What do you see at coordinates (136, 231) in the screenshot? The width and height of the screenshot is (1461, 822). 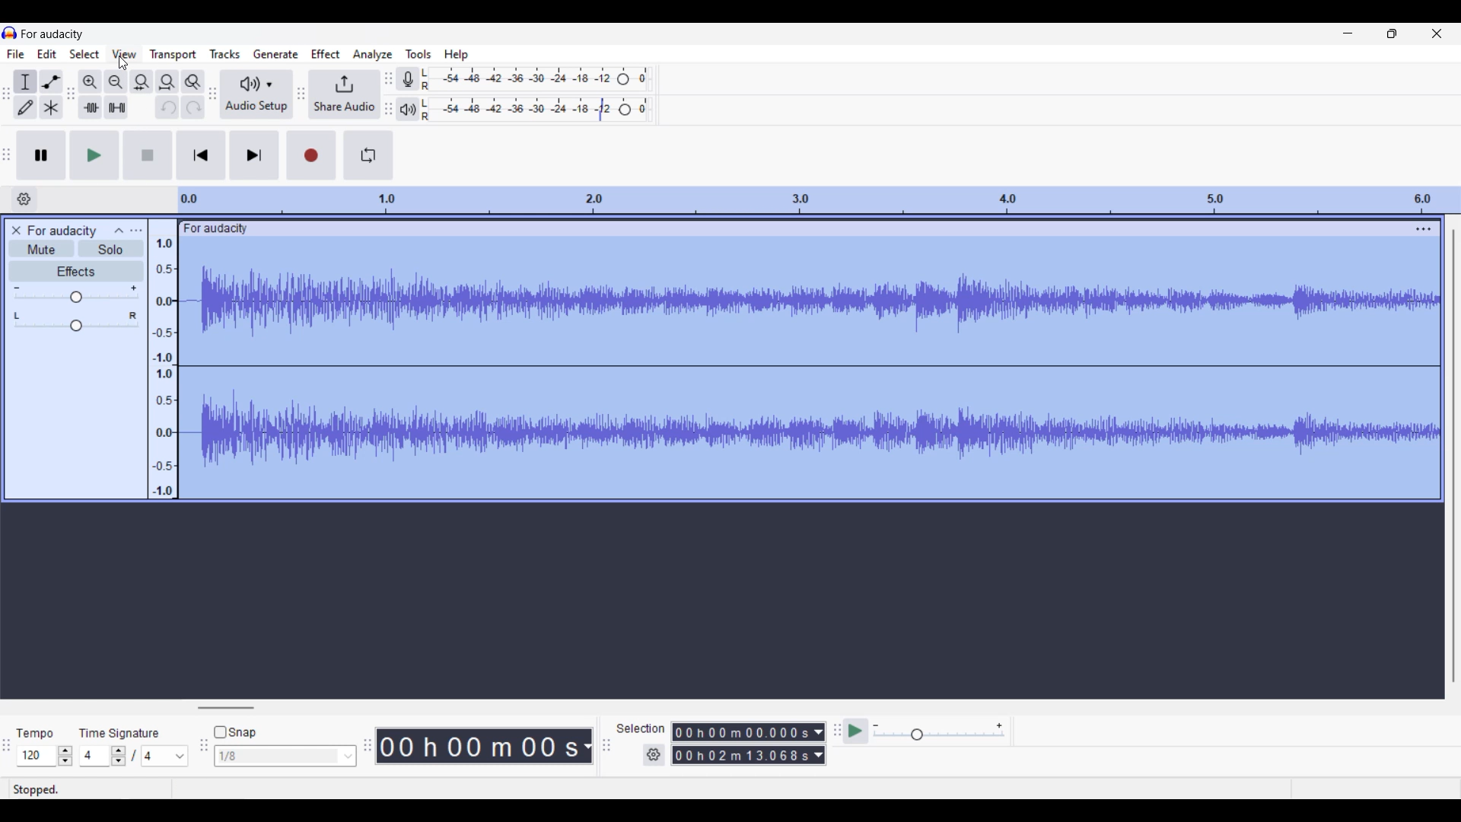 I see `Open menu` at bounding box center [136, 231].